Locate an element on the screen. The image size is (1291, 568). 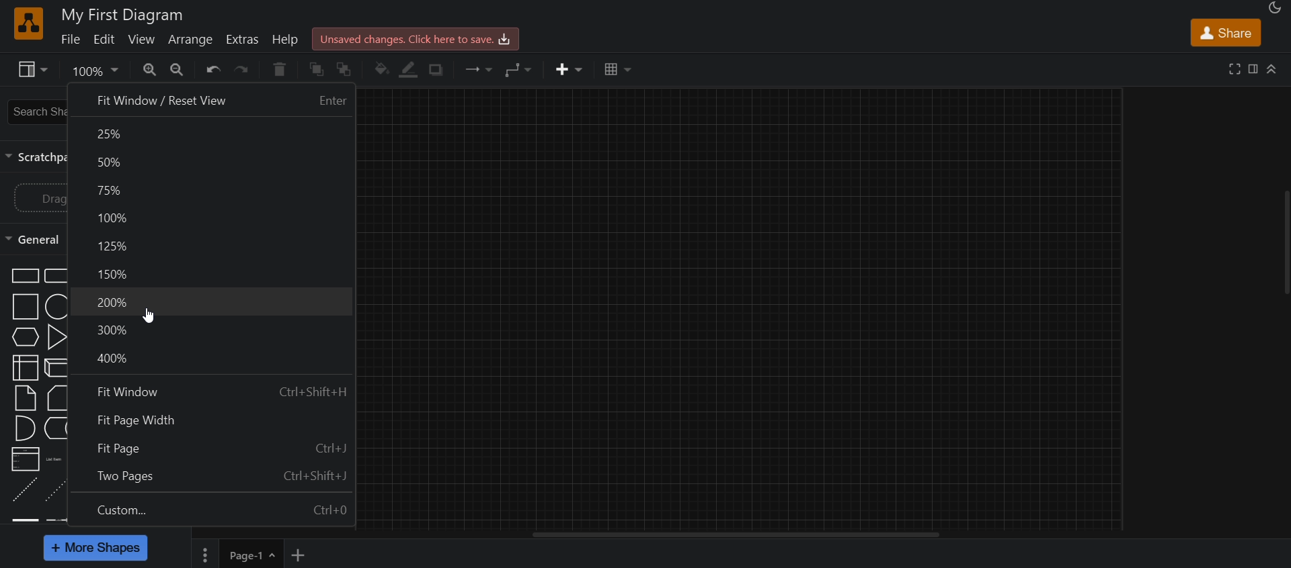
200% is located at coordinates (219, 297).